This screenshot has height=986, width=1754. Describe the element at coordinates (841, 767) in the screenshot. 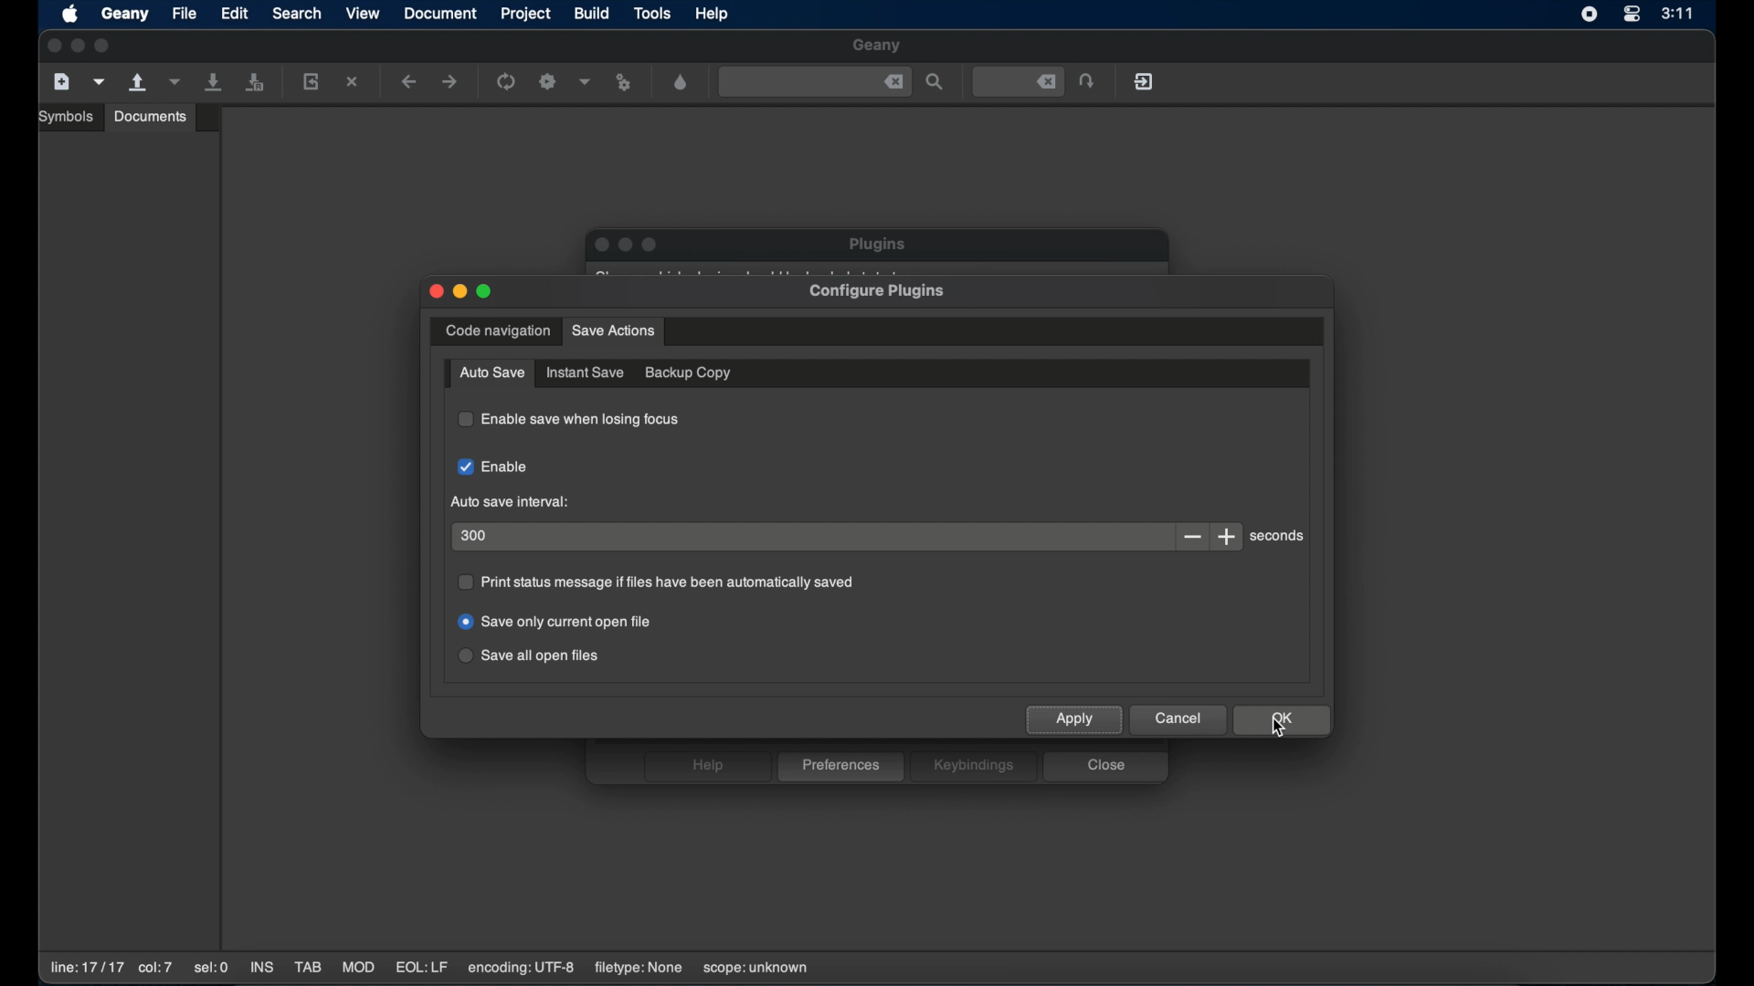

I see `preferences` at that location.